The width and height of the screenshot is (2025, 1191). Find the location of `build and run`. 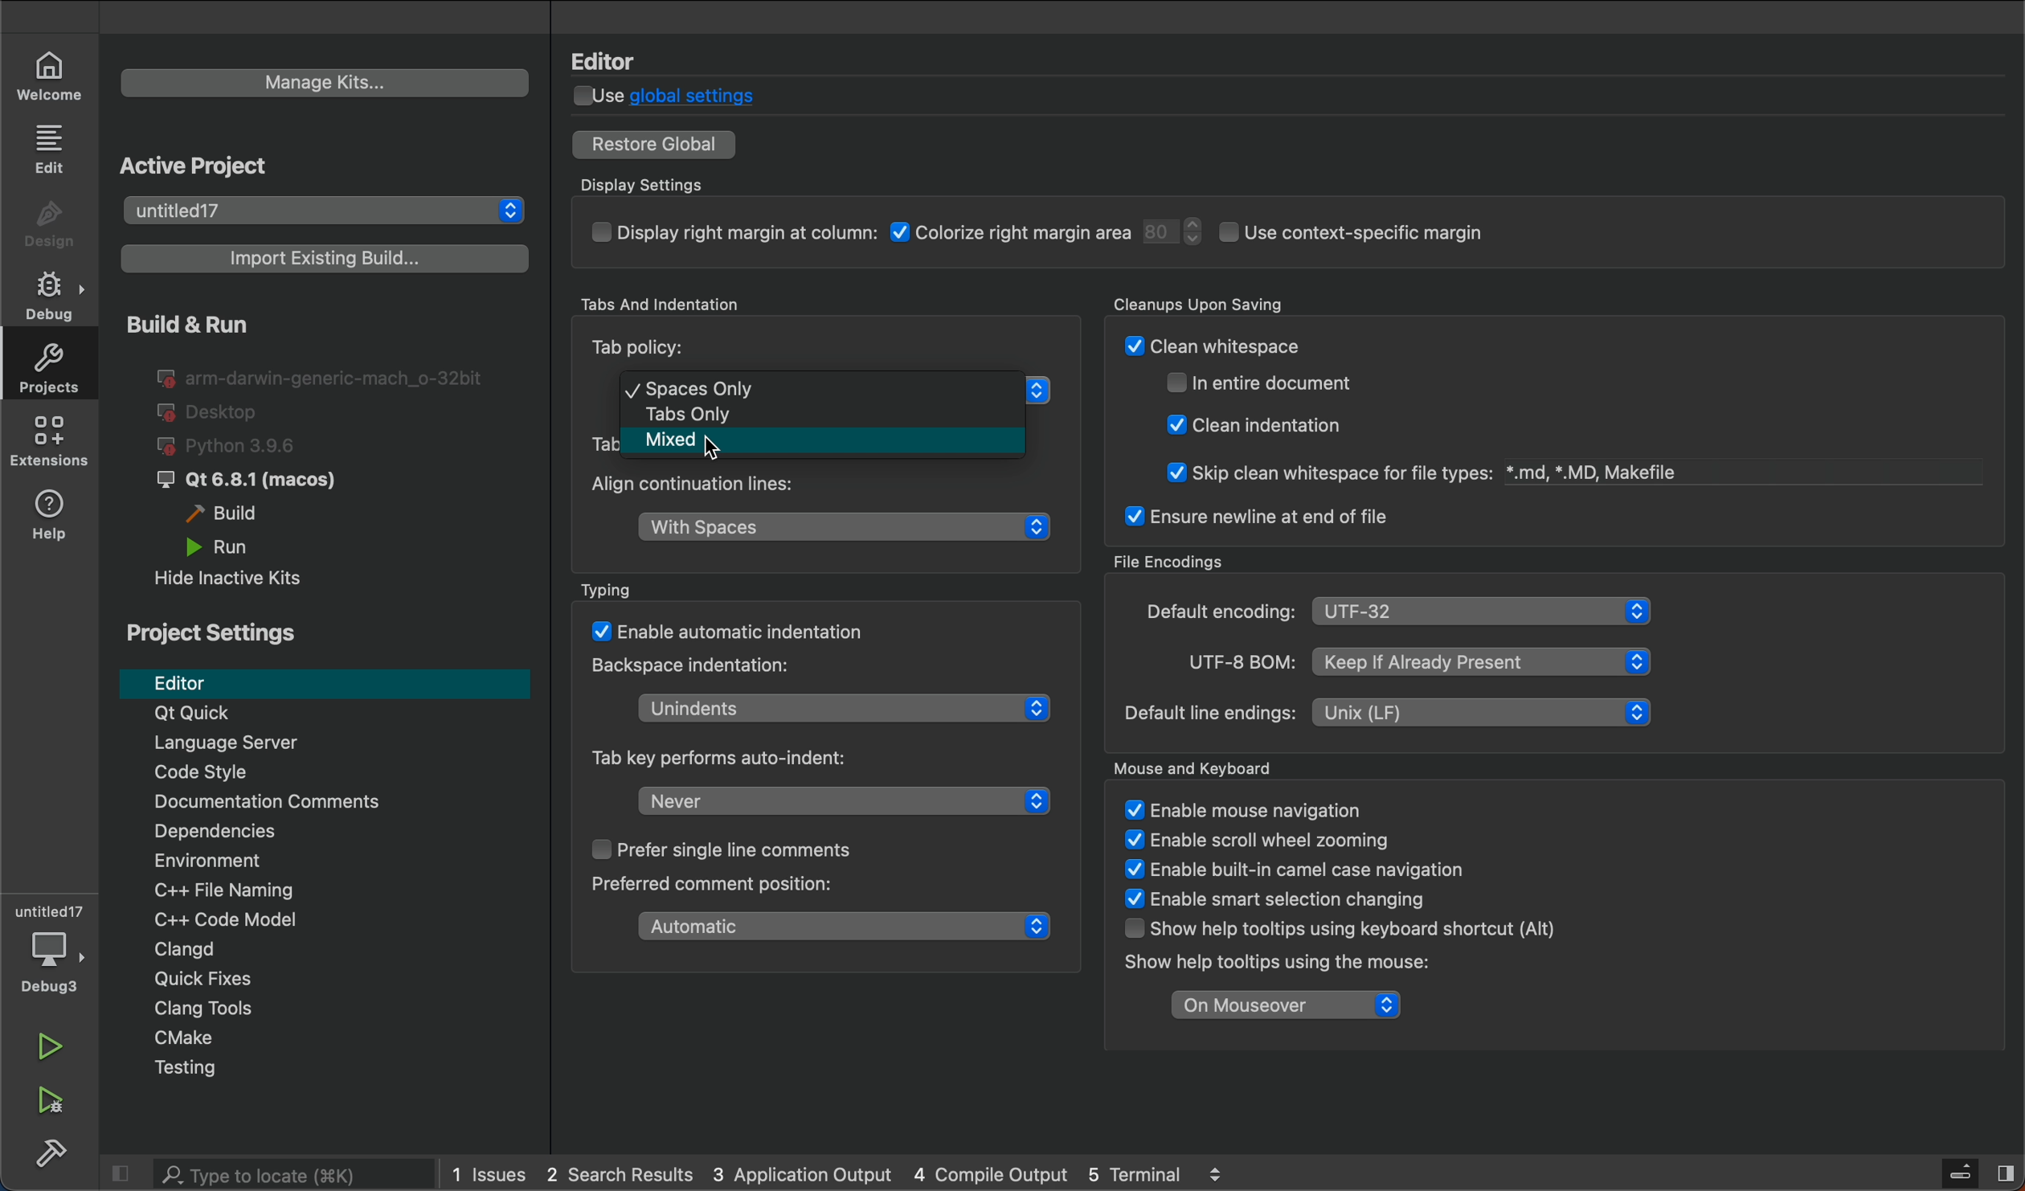

build and run is located at coordinates (182, 323).